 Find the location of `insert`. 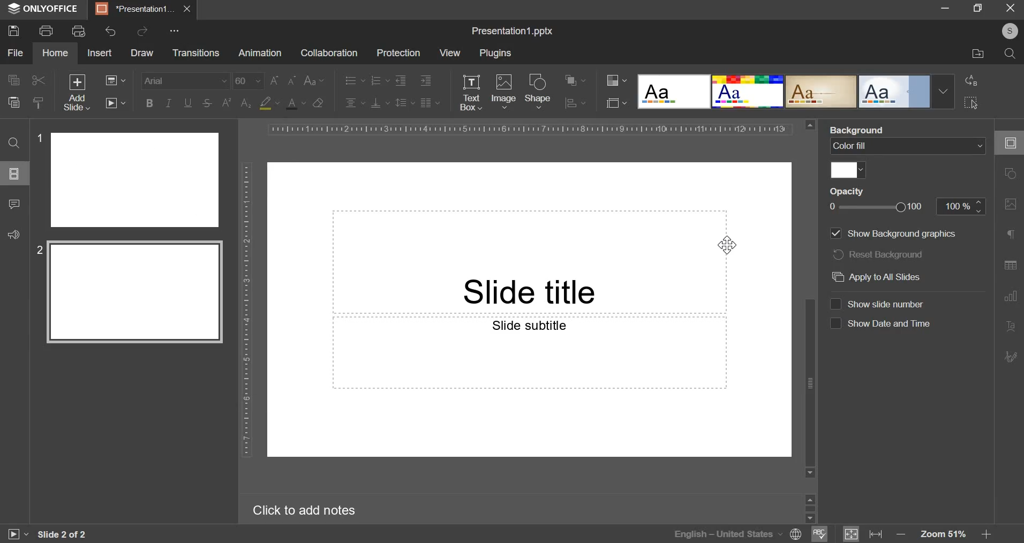

insert is located at coordinates (99, 52).